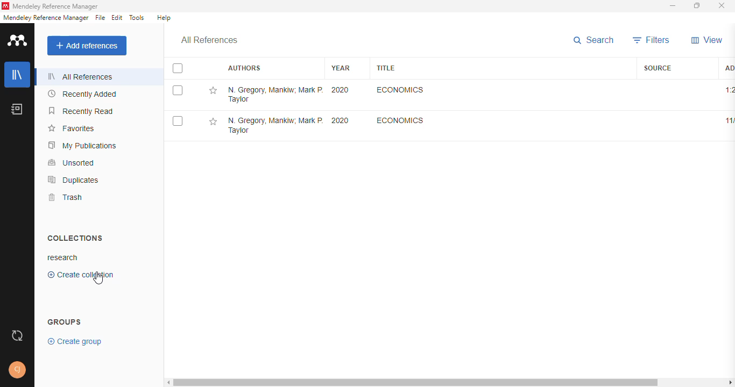 The image size is (735, 387). What do you see at coordinates (72, 162) in the screenshot?
I see `unsorted` at bounding box center [72, 162].